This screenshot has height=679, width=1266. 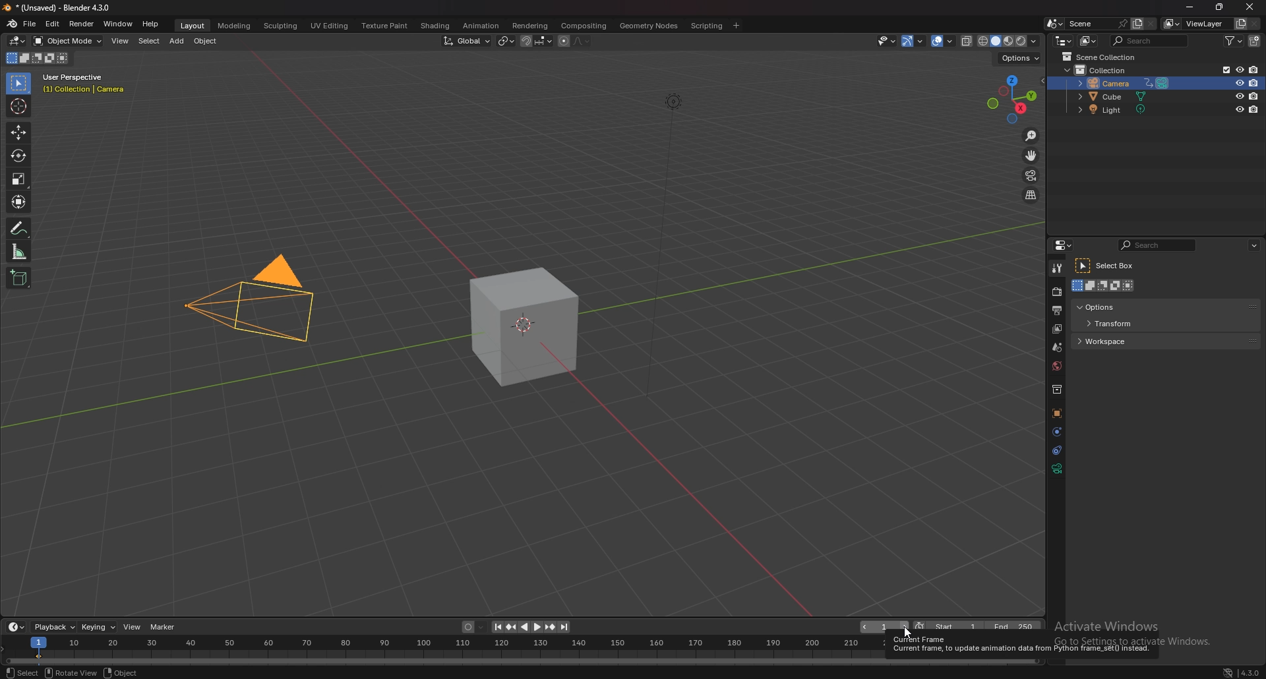 I want to click on mode, so click(x=37, y=58).